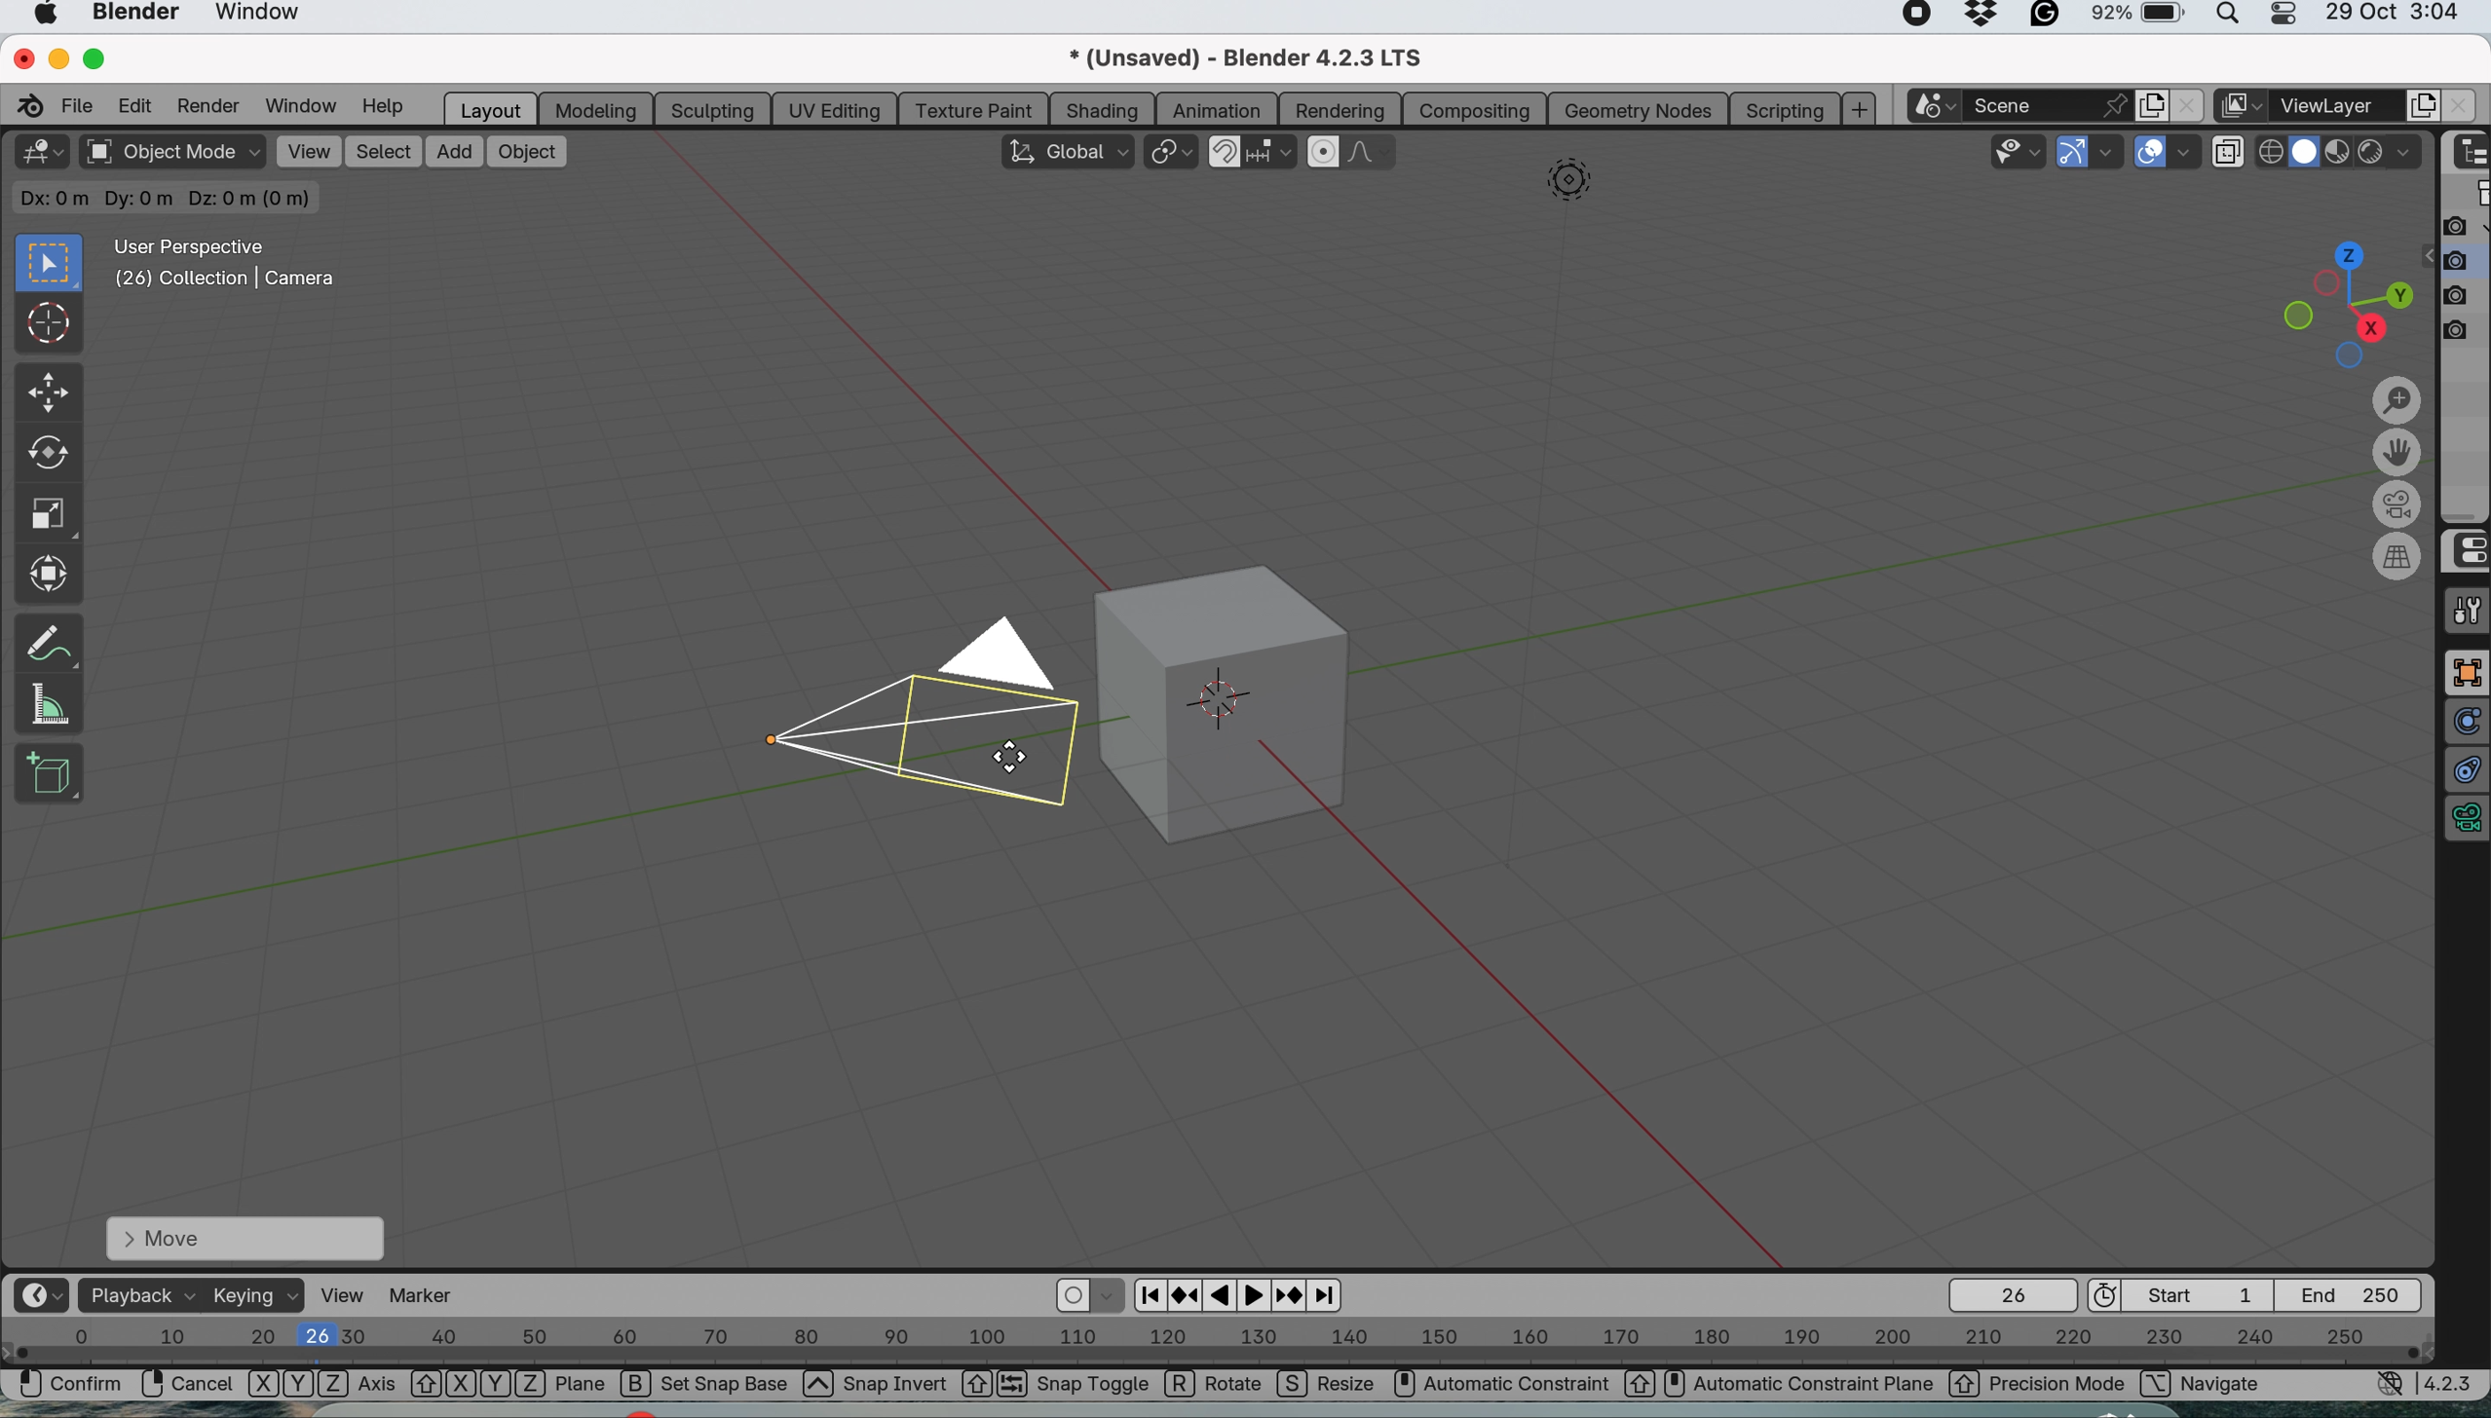 This screenshot has width=2491, height=1418. What do you see at coordinates (2038, 1386) in the screenshot?
I see `precision mode` at bounding box center [2038, 1386].